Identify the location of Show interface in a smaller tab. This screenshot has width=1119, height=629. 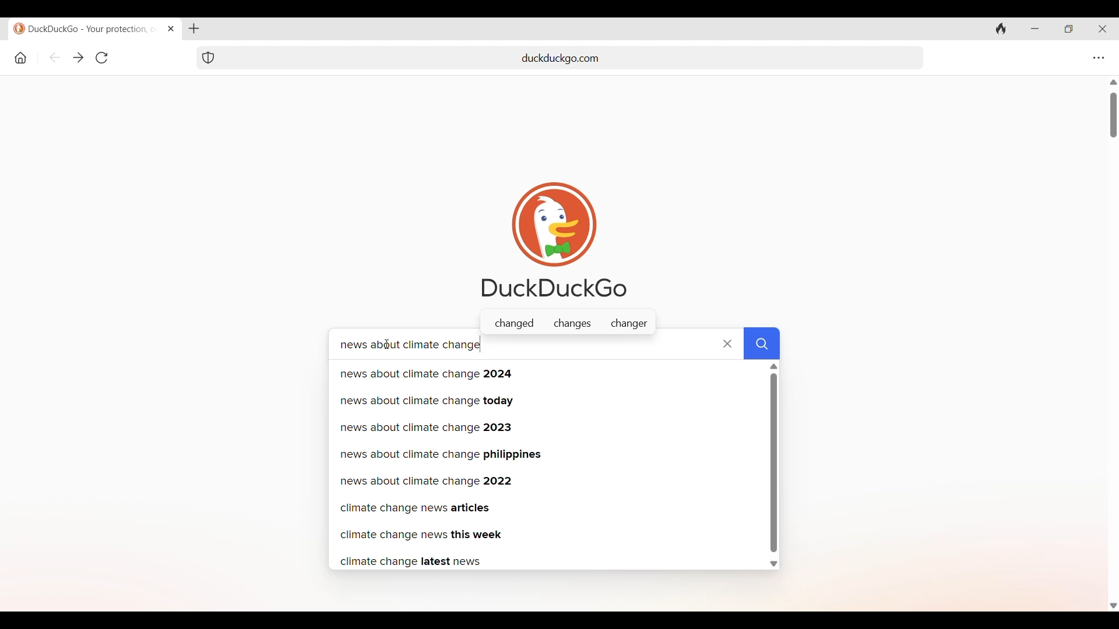
(1069, 29).